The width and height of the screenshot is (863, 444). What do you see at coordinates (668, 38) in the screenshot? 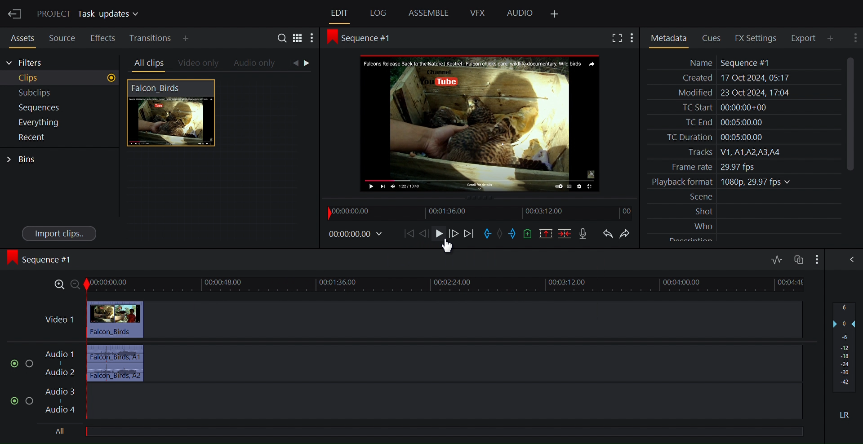
I see `Metadata Panel` at bounding box center [668, 38].